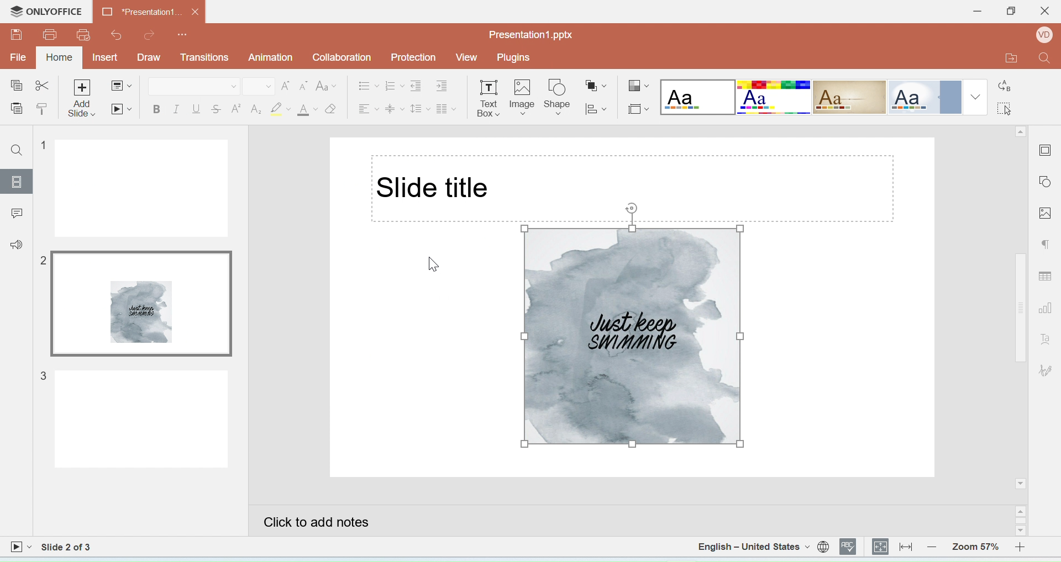 The image size is (1061, 562). What do you see at coordinates (1047, 149) in the screenshot?
I see `Slide settings` at bounding box center [1047, 149].